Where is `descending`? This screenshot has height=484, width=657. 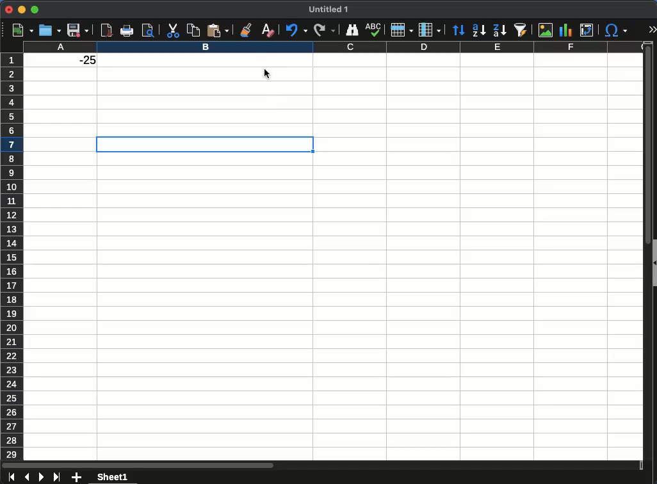
descending is located at coordinates (501, 30).